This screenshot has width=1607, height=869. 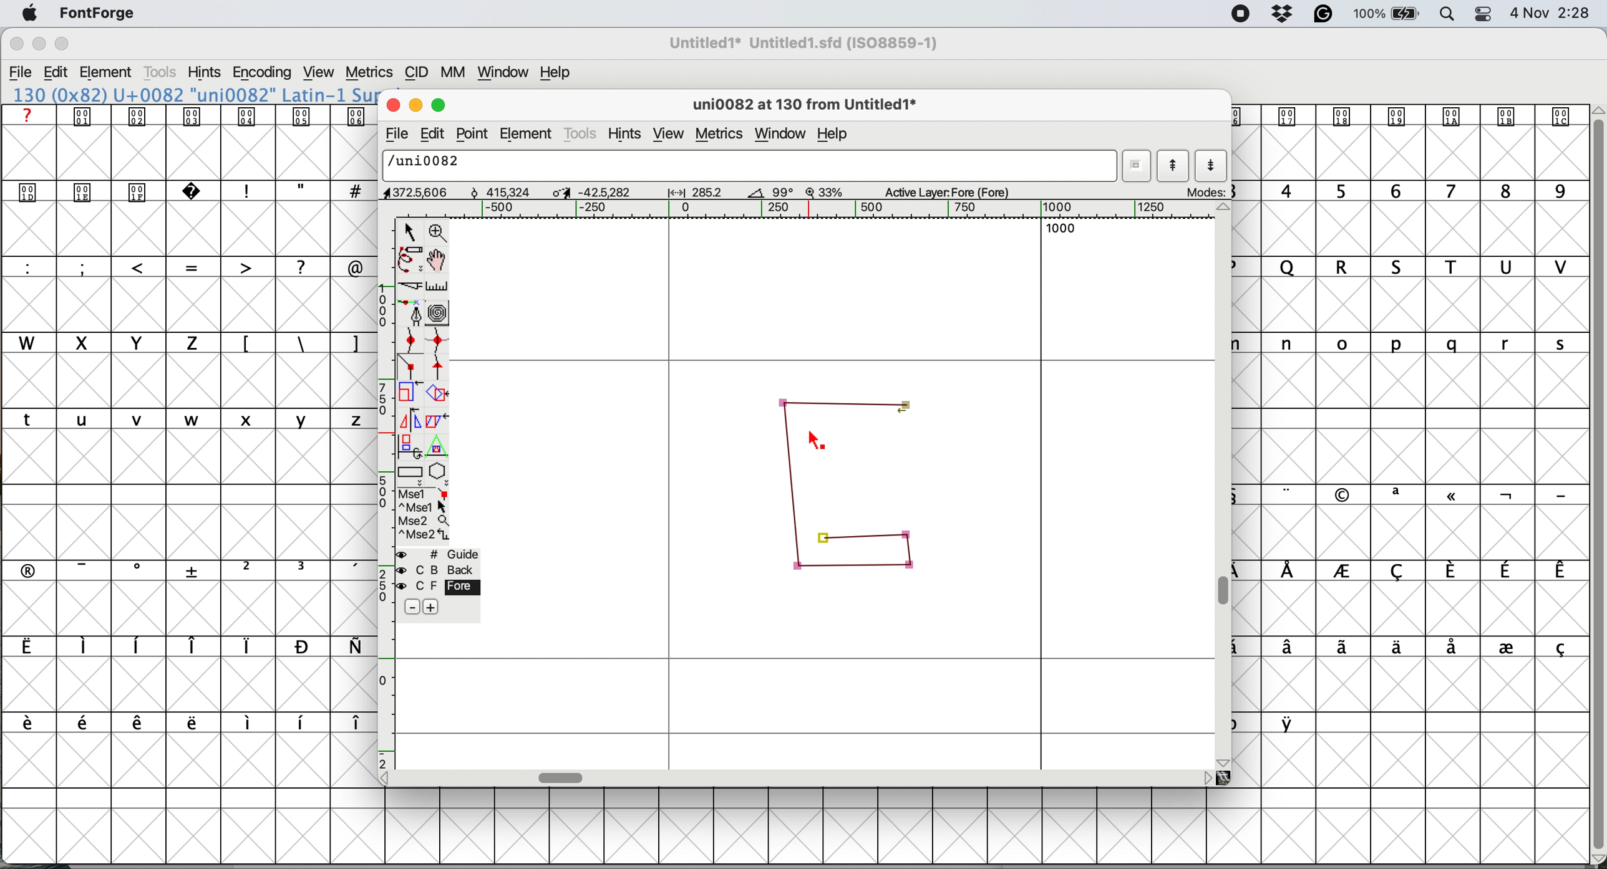 What do you see at coordinates (843, 400) in the screenshot?
I see `corner points connected` at bounding box center [843, 400].